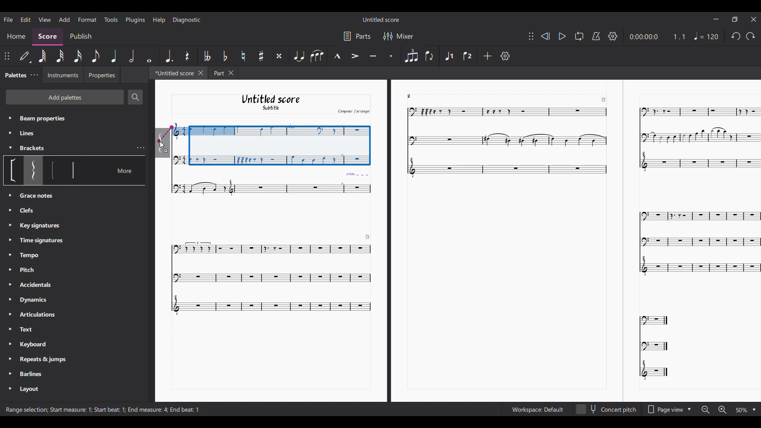  Describe the element at coordinates (110, 410) in the screenshot. I see `Start beat : 1;` at that location.